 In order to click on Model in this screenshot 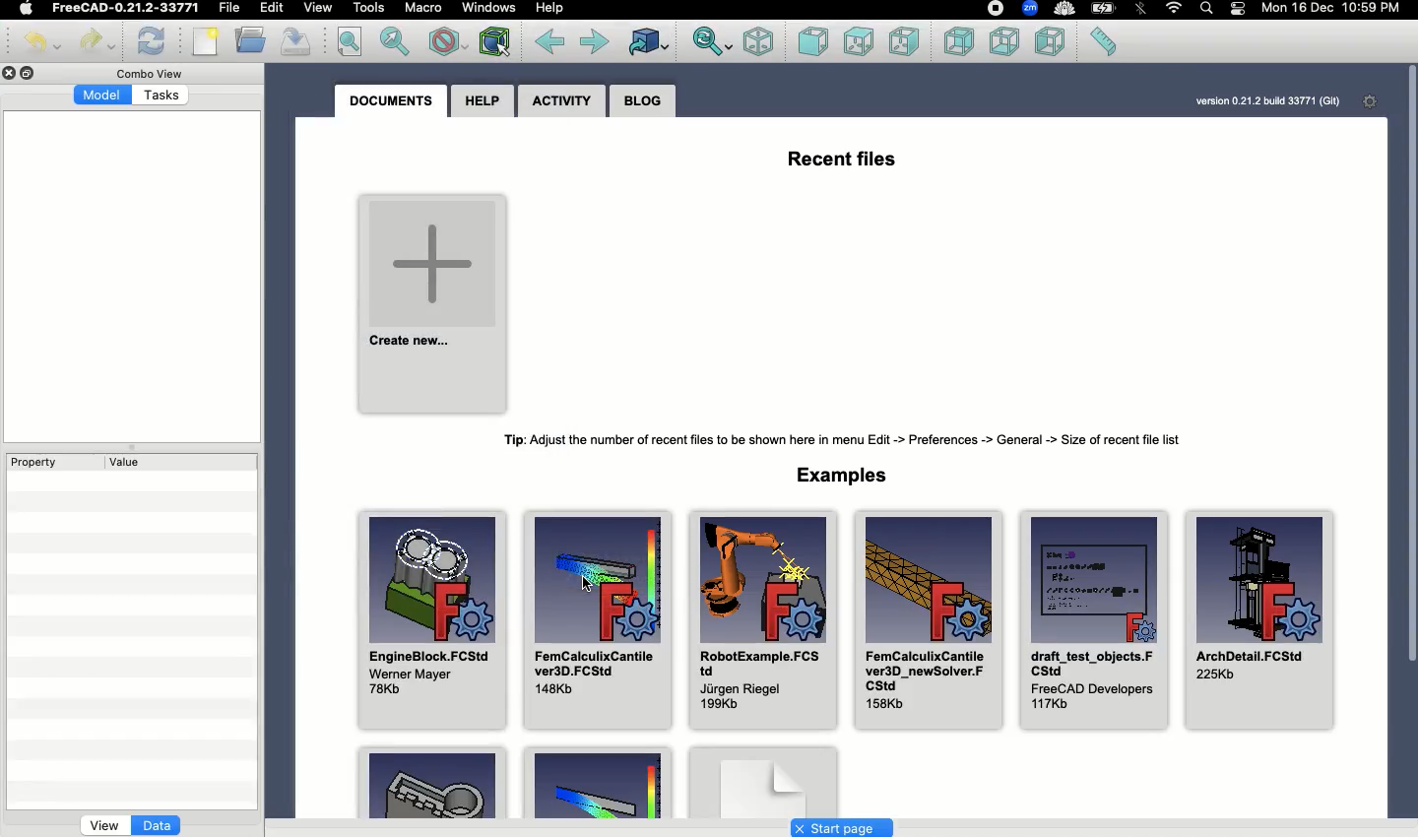, I will do `click(103, 95)`.